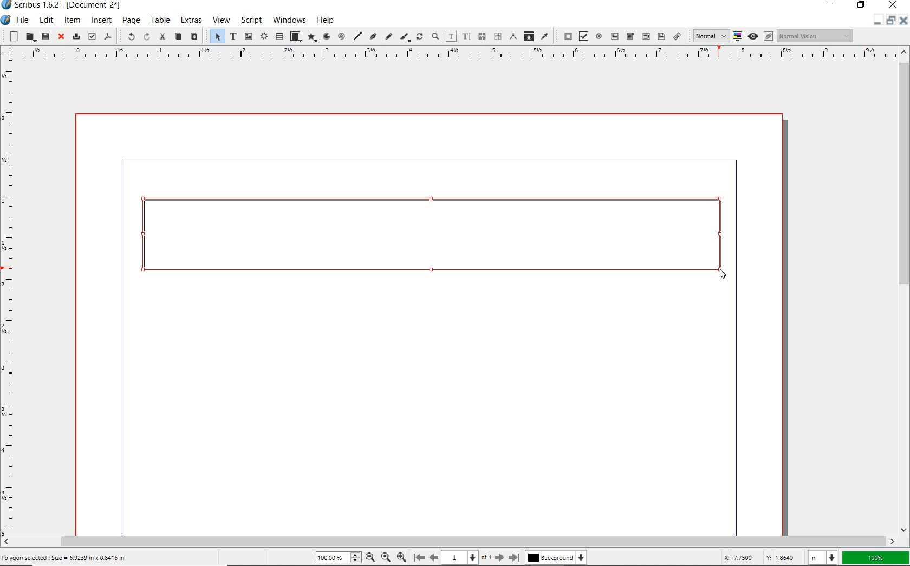  I want to click on select item, so click(216, 36).